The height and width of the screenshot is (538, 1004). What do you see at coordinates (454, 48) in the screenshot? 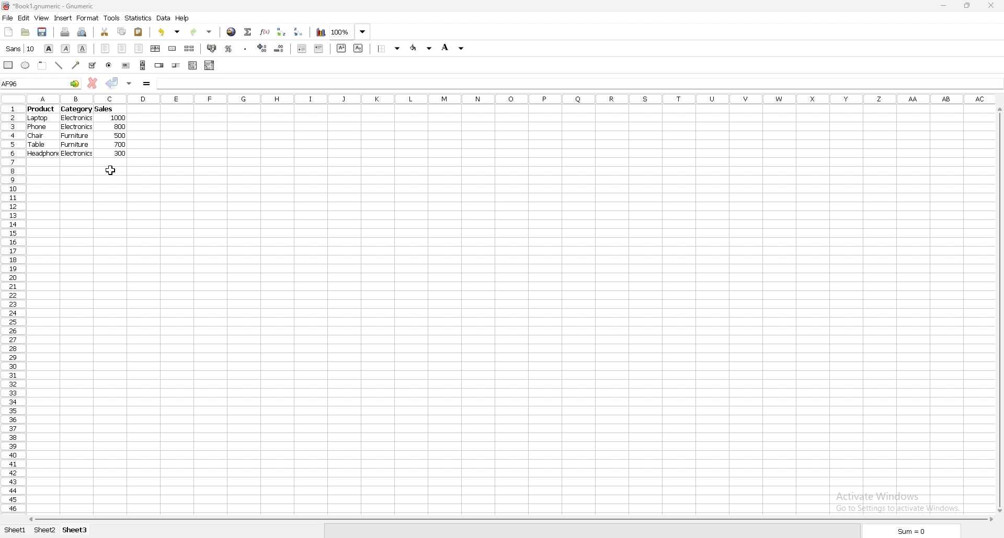
I see `background` at bounding box center [454, 48].